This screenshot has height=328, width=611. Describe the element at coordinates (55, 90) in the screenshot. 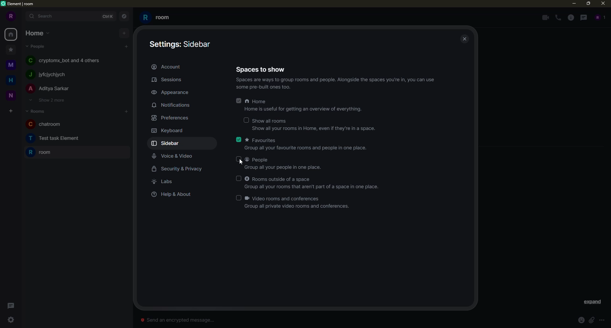

I see `A Aditya Sarkar` at that location.